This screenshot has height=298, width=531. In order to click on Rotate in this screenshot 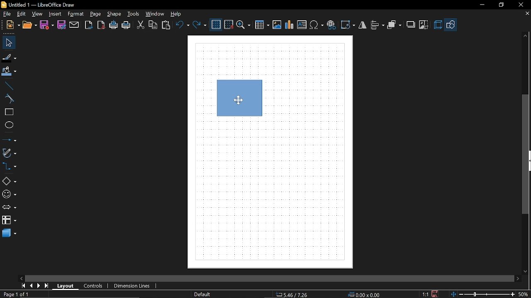, I will do `click(348, 25)`.